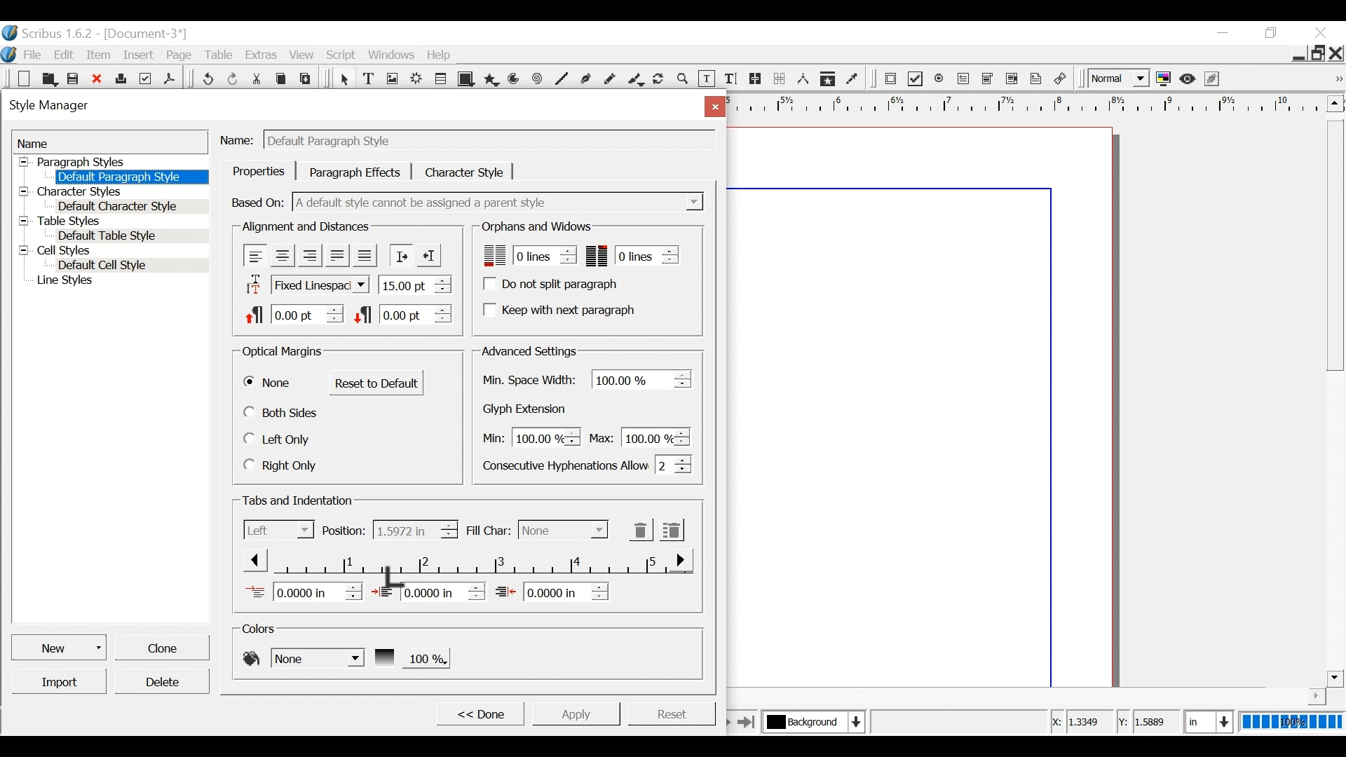  Describe the element at coordinates (811, 721) in the screenshot. I see `Select the current layer` at that location.